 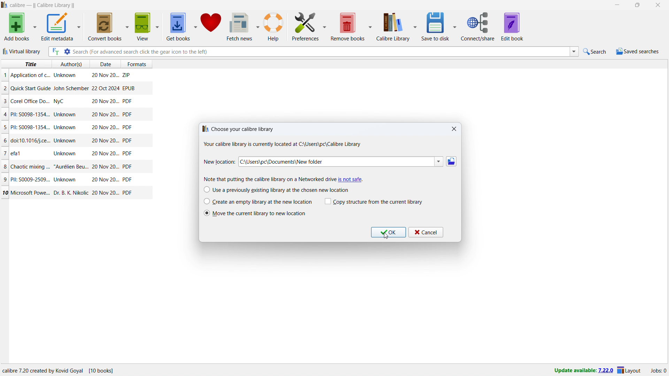 I want to click on active jobs, so click(x=659, y=371).